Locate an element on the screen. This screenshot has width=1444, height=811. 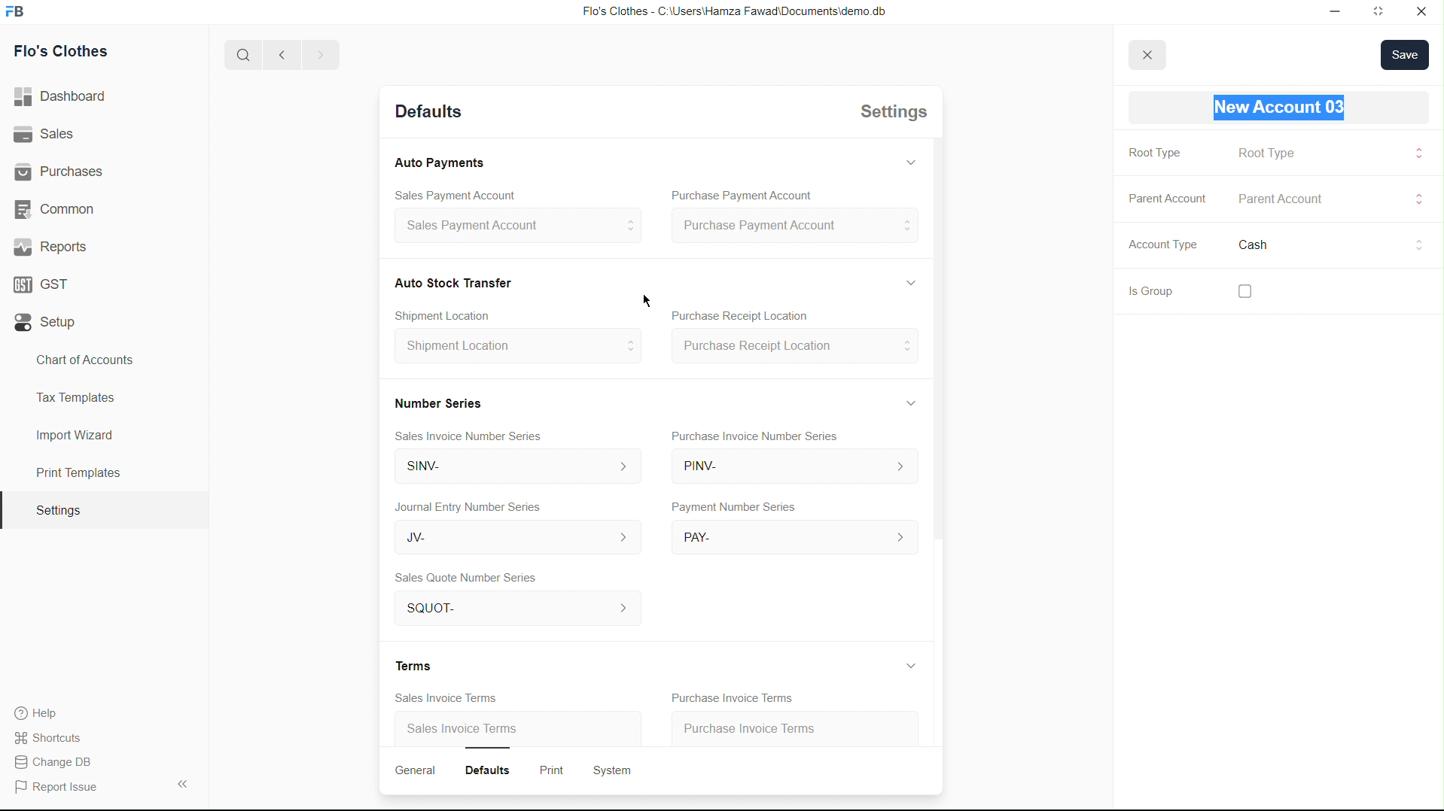
Settings is located at coordinates (57, 511).